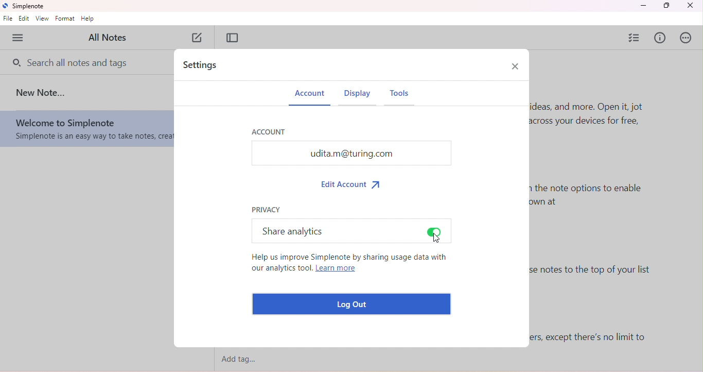  I want to click on email id, so click(351, 153).